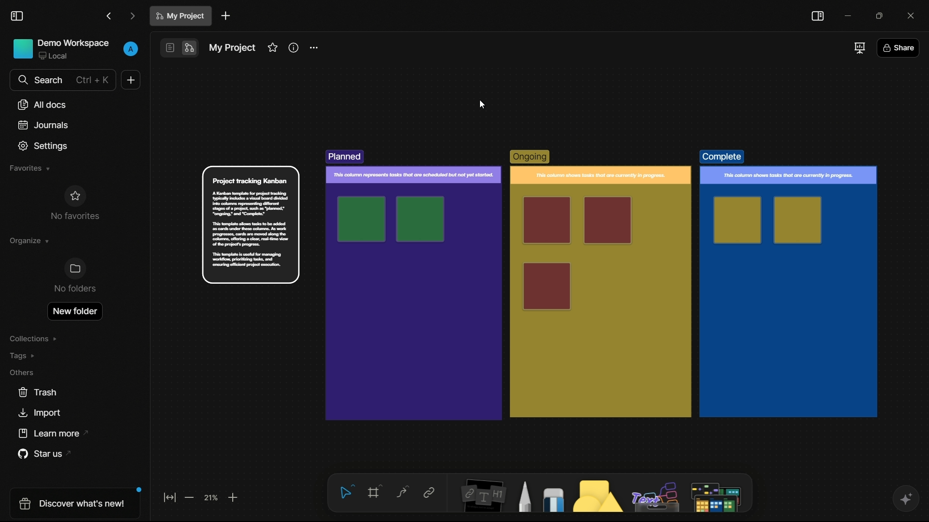  What do you see at coordinates (188, 48) in the screenshot?
I see `edgeless mode` at bounding box center [188, 48].